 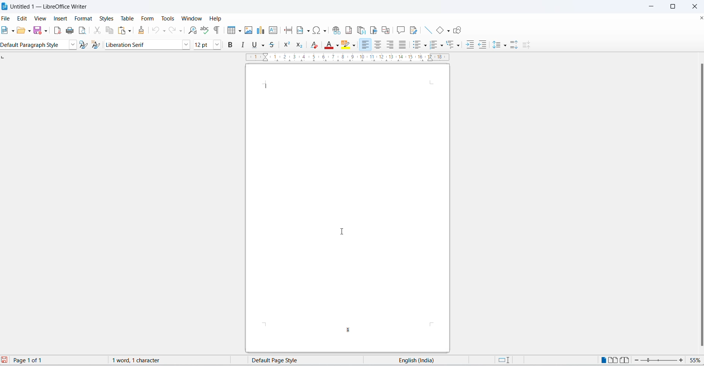 What do you see at coordinates (20, 32) in the screenshot?
I see `open ` at bounding box center [20, 32].